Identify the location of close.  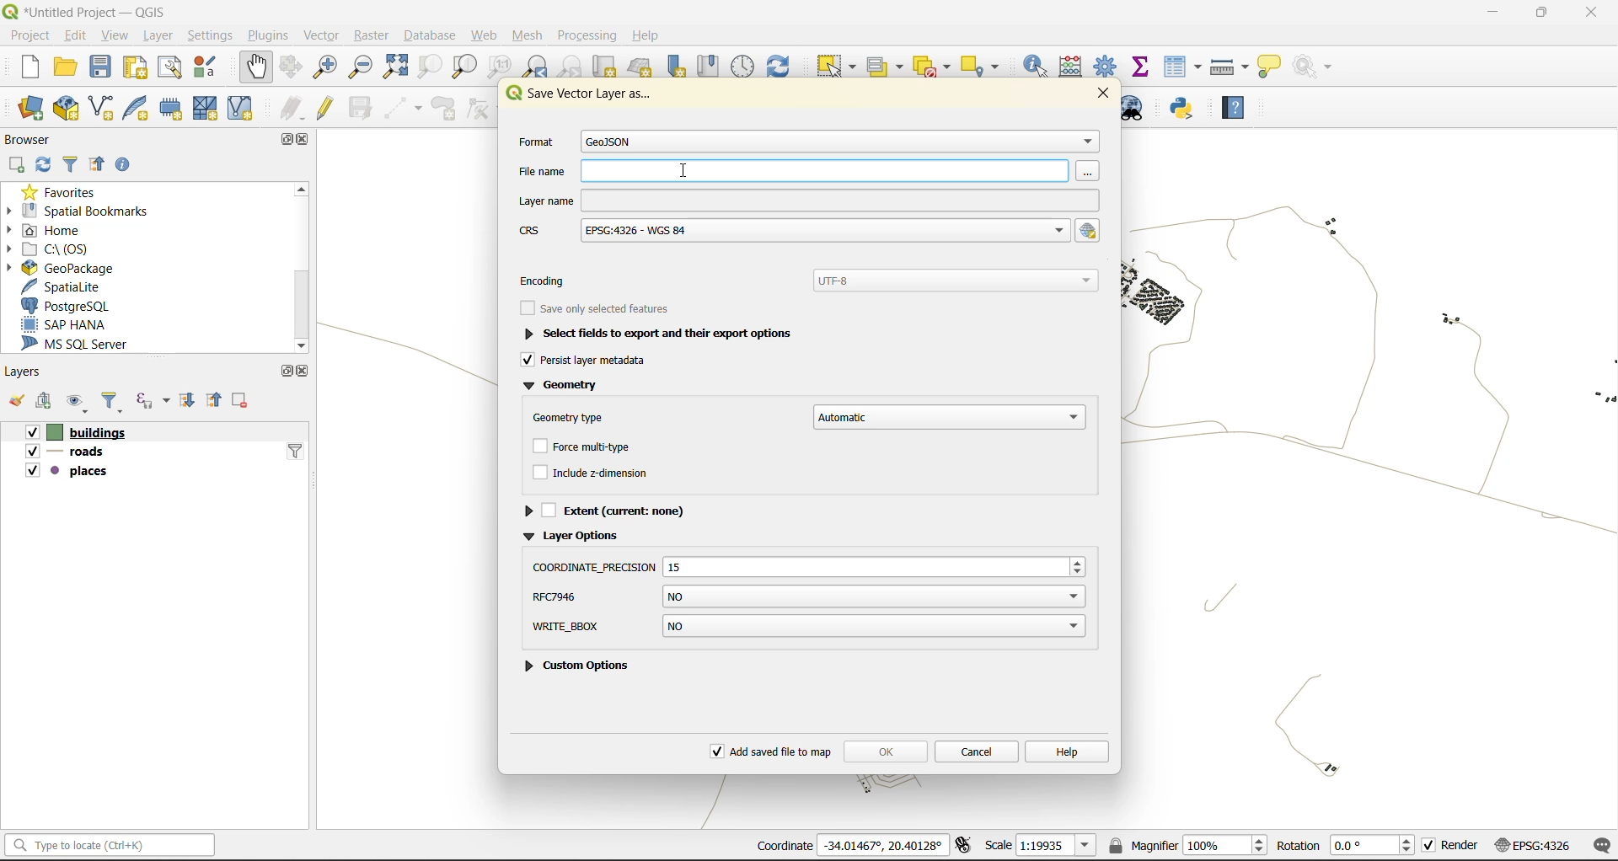
(1099, 94).